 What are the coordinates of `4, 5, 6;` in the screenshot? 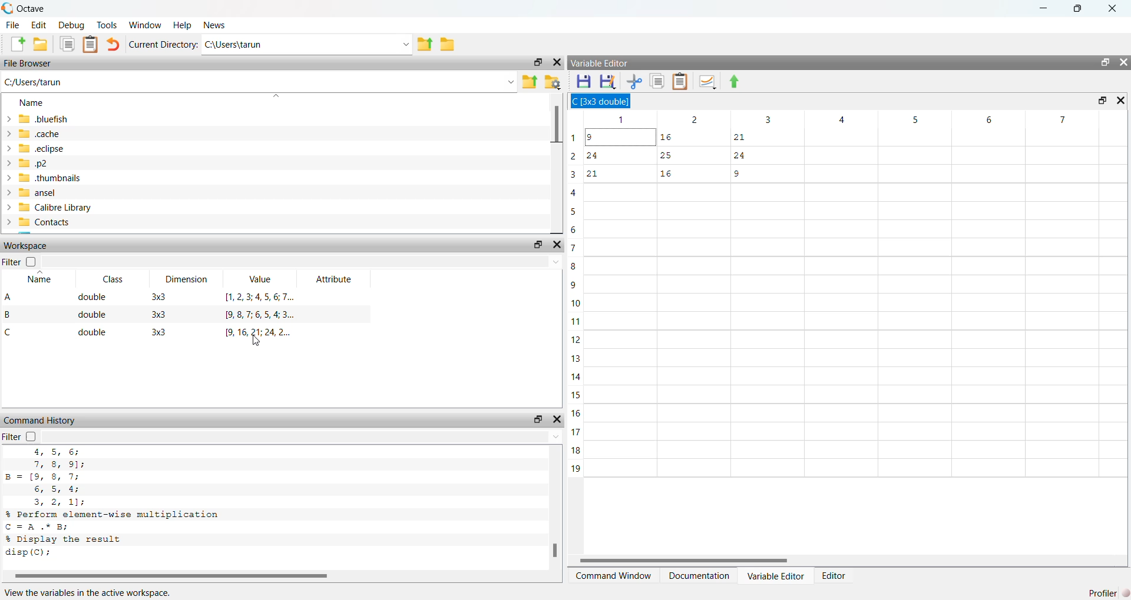 It's located at (54, 452).